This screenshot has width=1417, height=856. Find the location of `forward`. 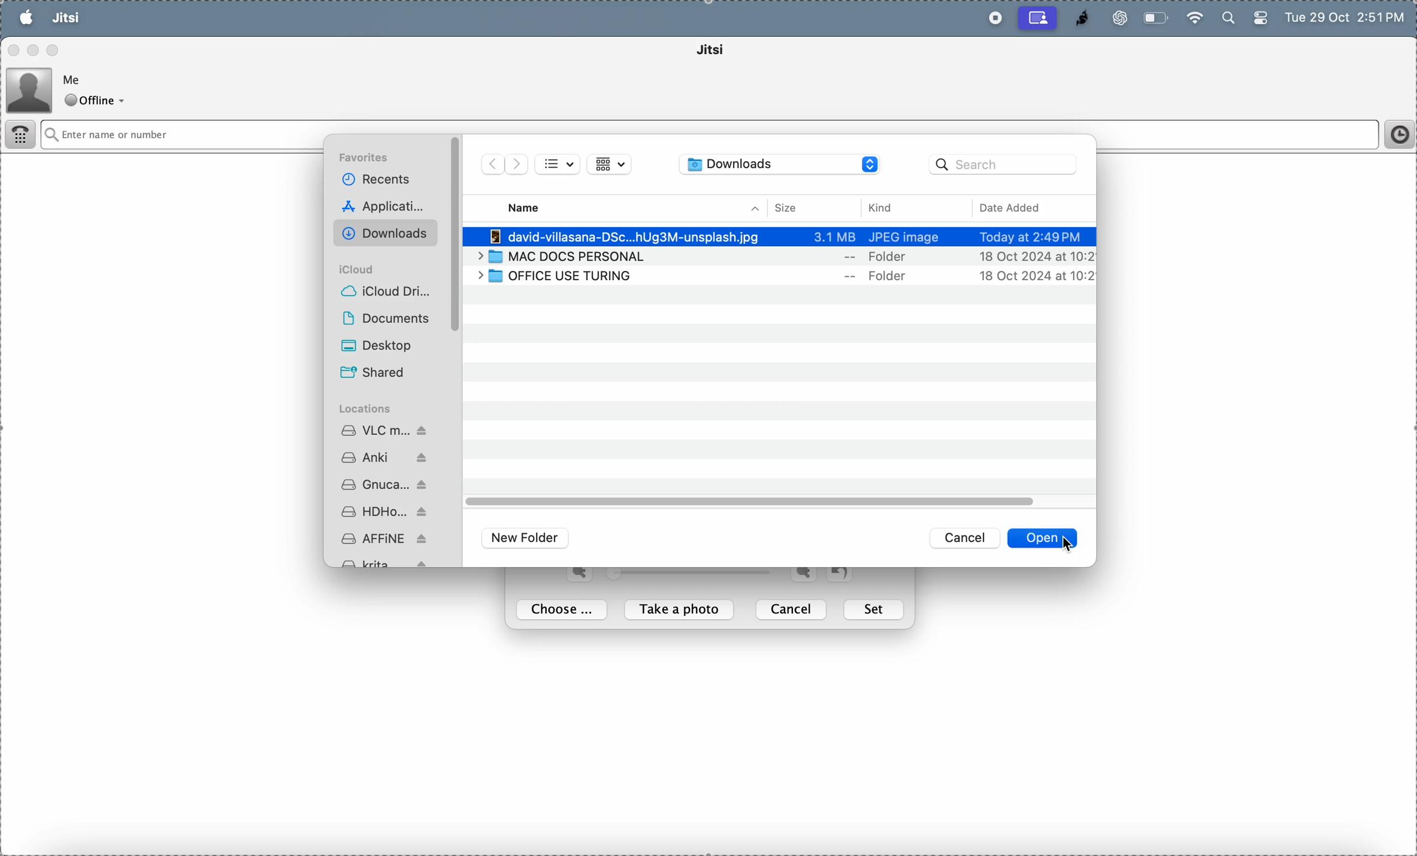

forward is located at coordinates (492, 164).